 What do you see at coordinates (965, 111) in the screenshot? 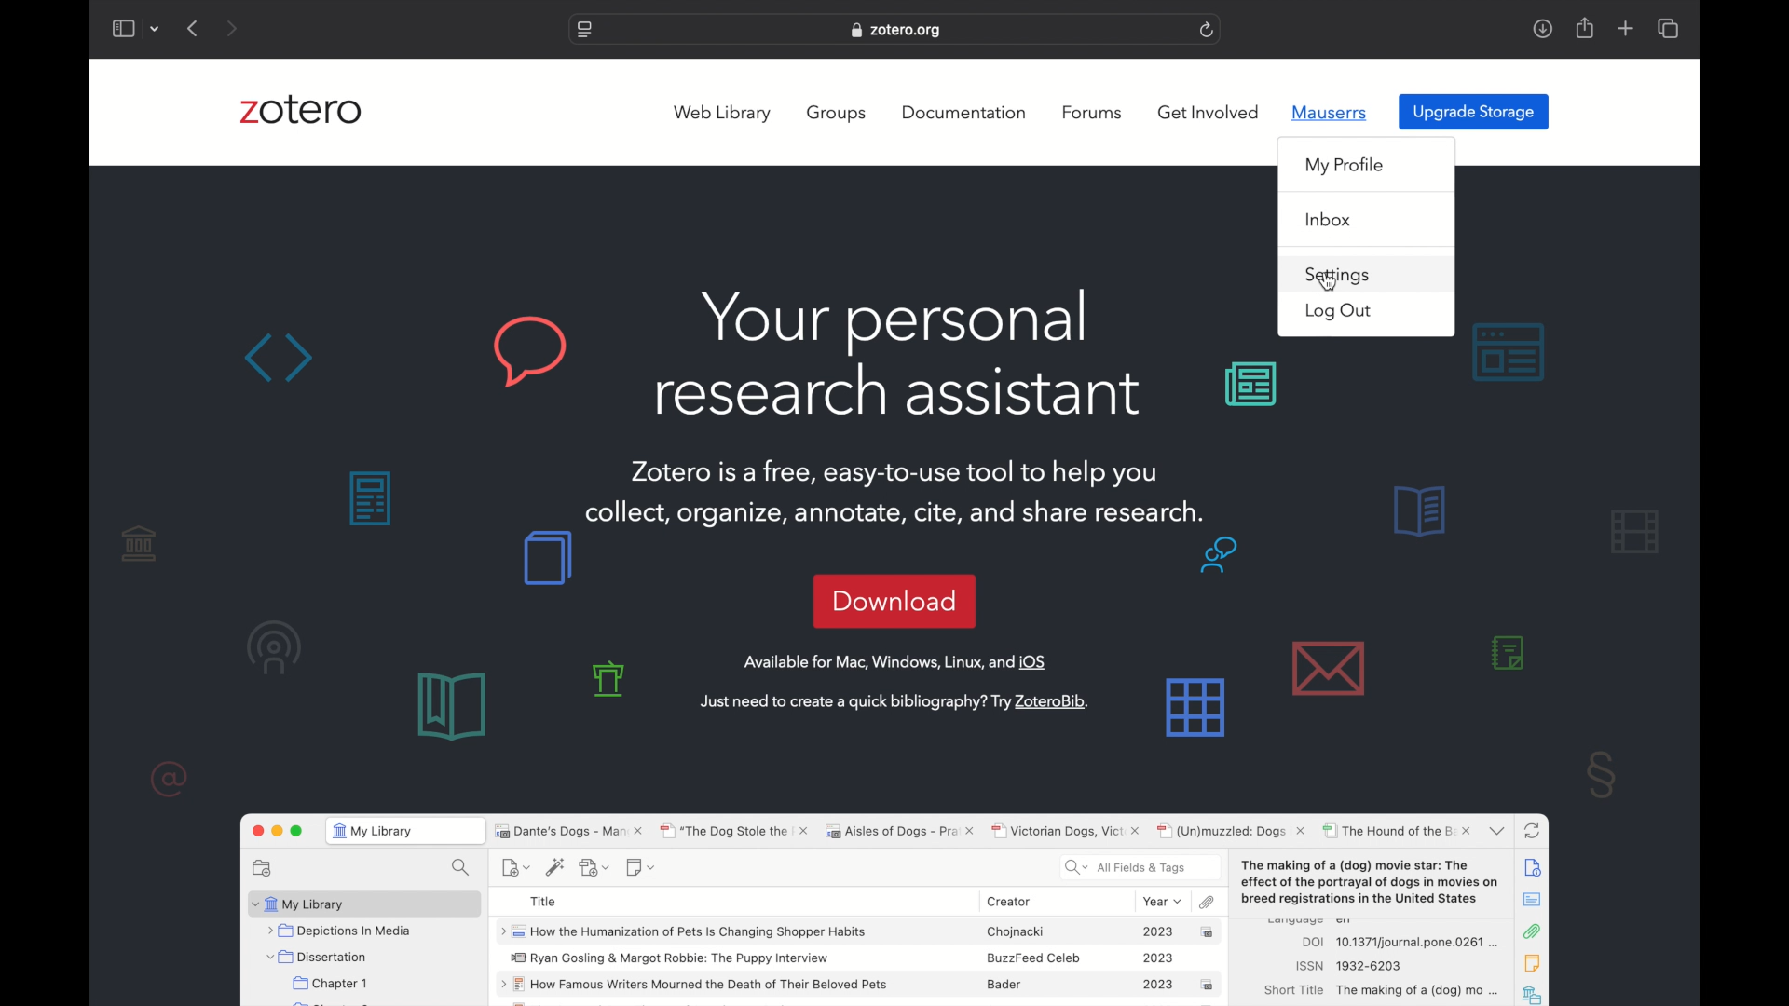
I see `documentation` at bounding box center [965, 111].